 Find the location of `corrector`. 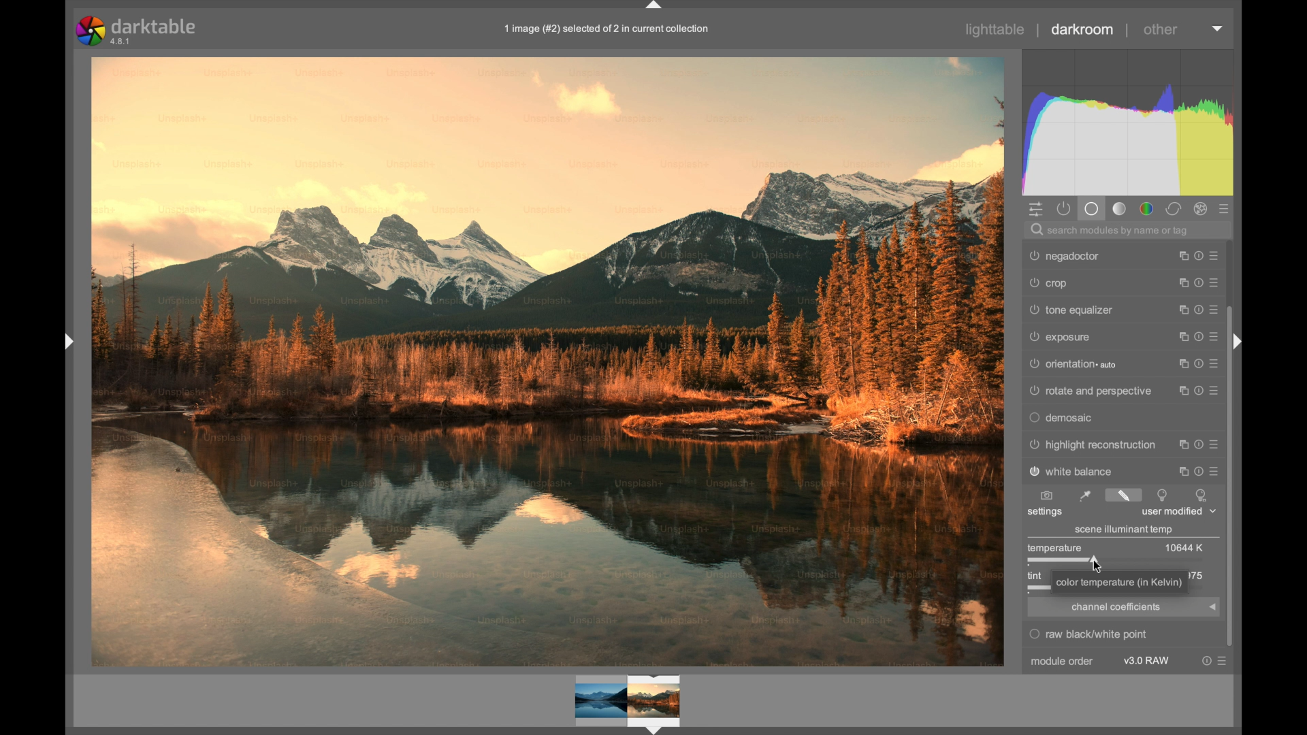

corrector is located at coordinates (1174, 208).